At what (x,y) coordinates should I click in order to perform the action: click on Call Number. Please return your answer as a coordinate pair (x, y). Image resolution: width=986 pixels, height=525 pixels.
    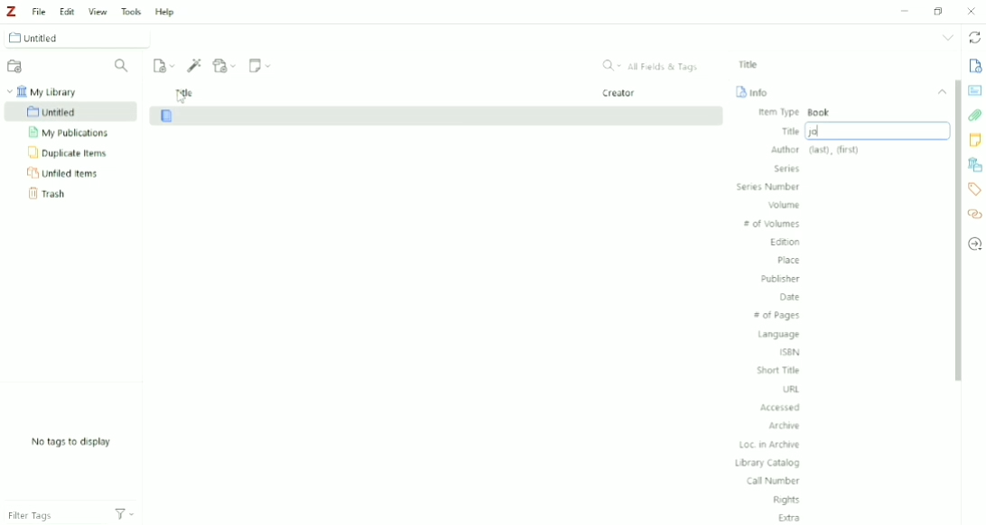
    Looking at the image, I should click on (774, 482).